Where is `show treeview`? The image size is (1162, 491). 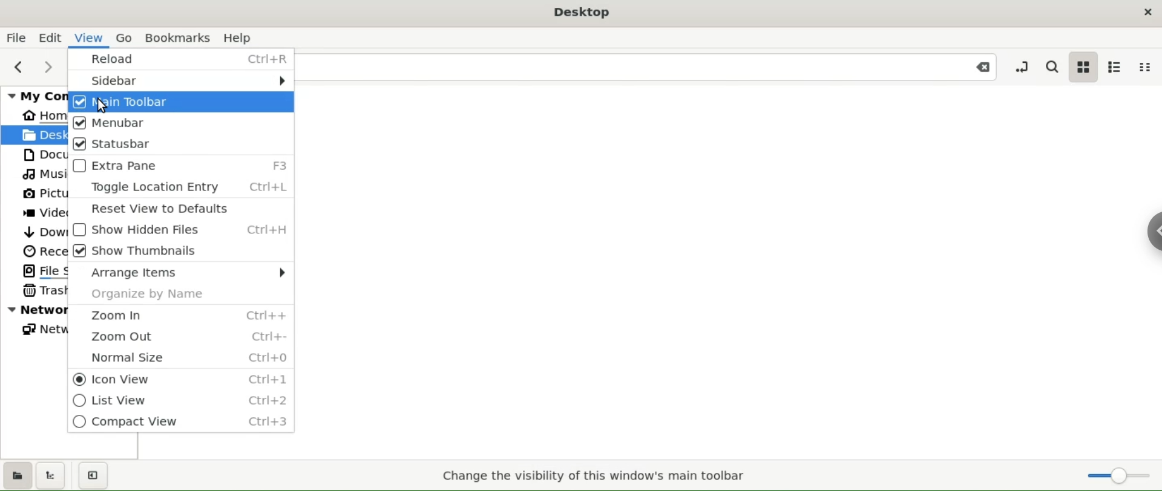
show treeview is located at coordinates (54, 475).